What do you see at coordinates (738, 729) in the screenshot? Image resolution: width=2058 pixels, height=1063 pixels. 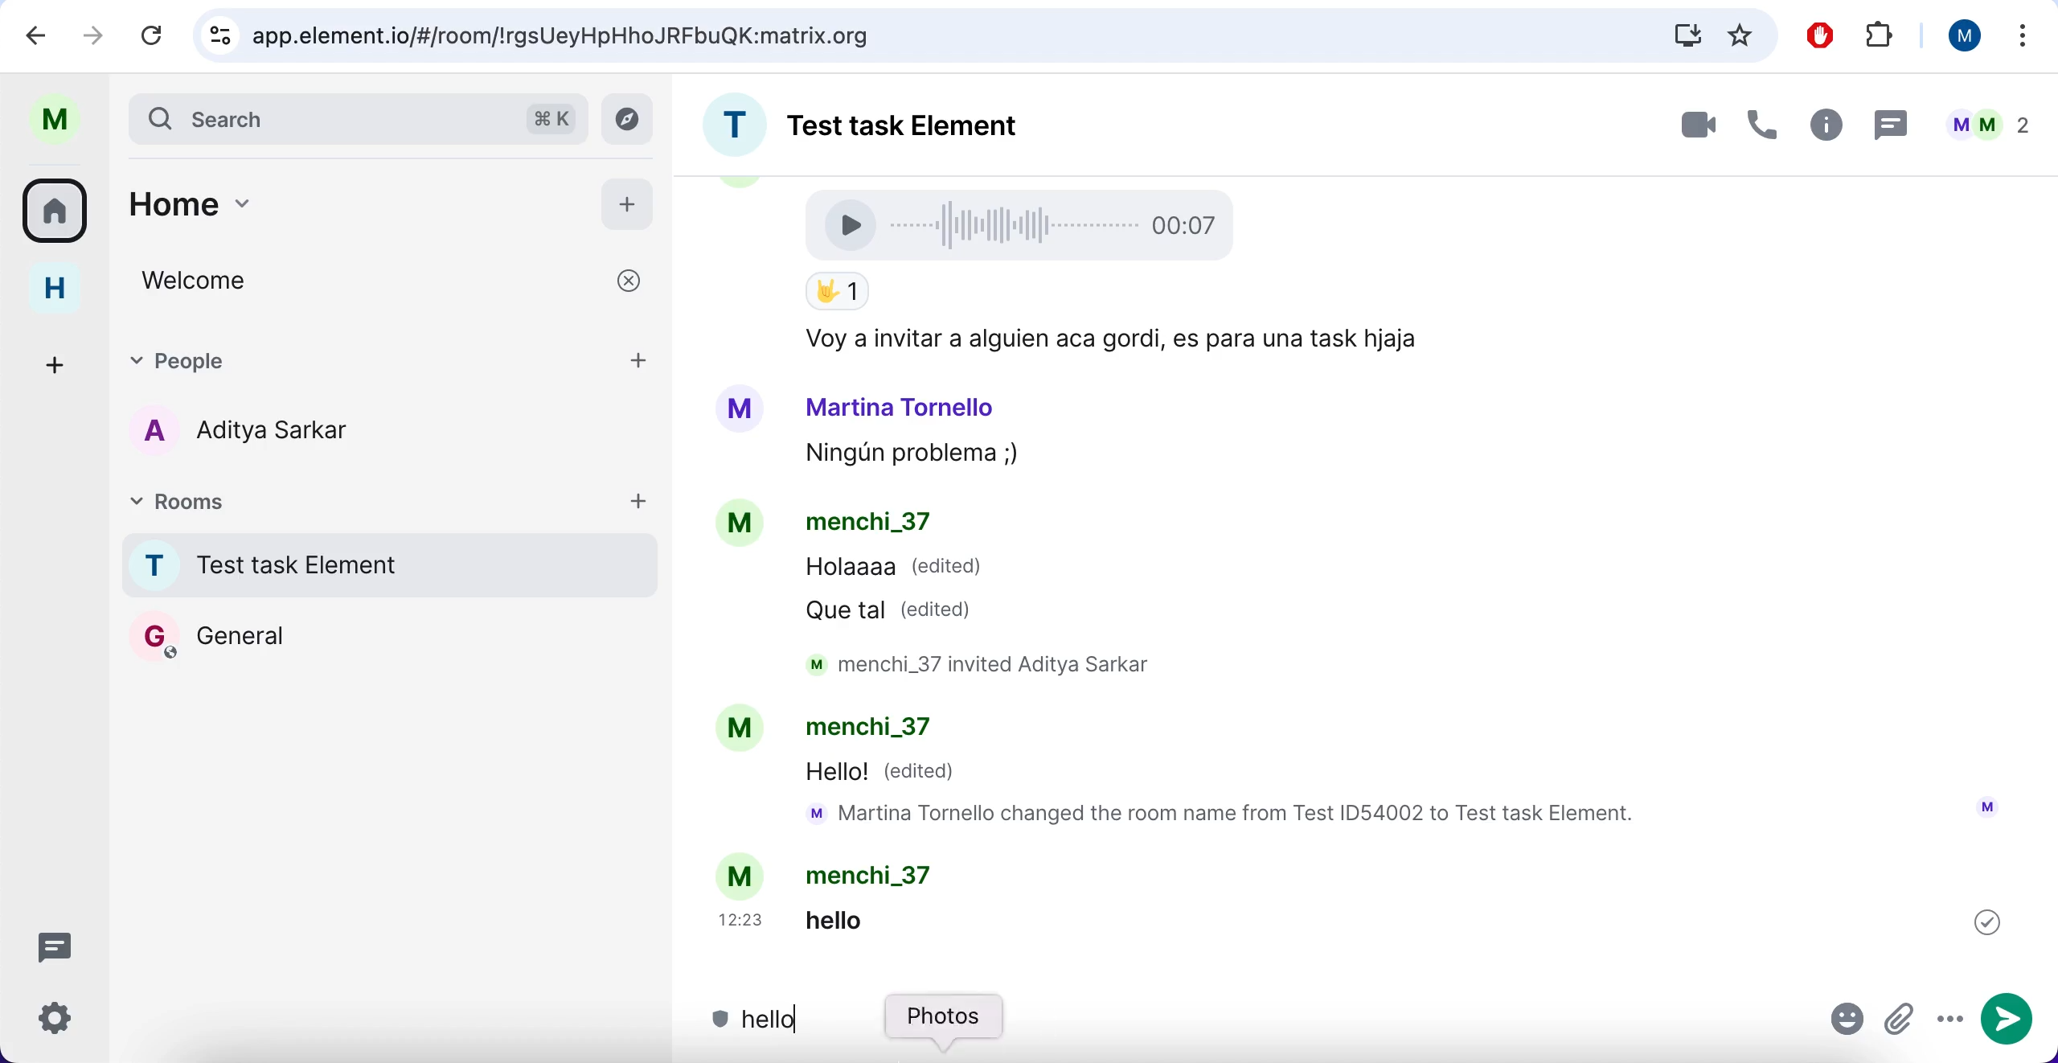 I see `Avatar` at bounding box center [738, 729].